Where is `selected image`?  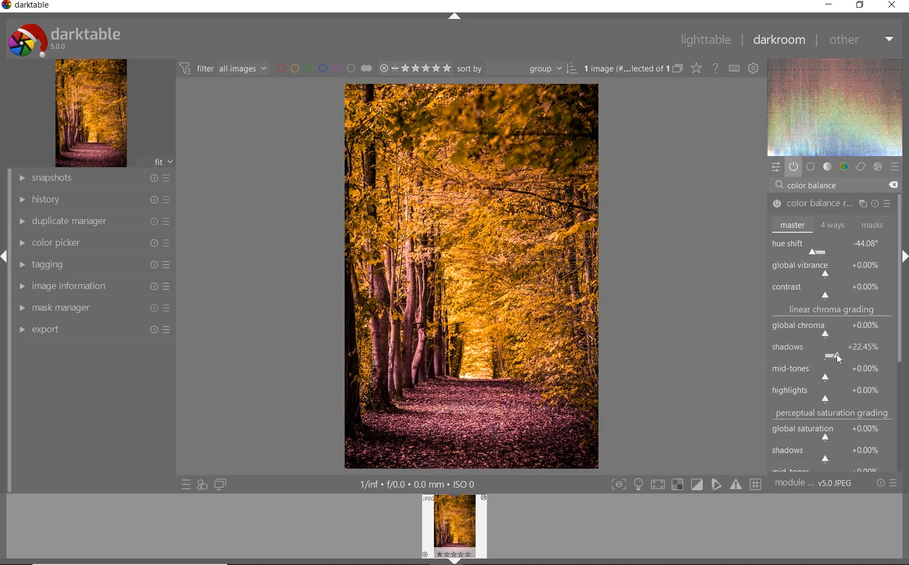
selected image is located at coordinates (471, 277).